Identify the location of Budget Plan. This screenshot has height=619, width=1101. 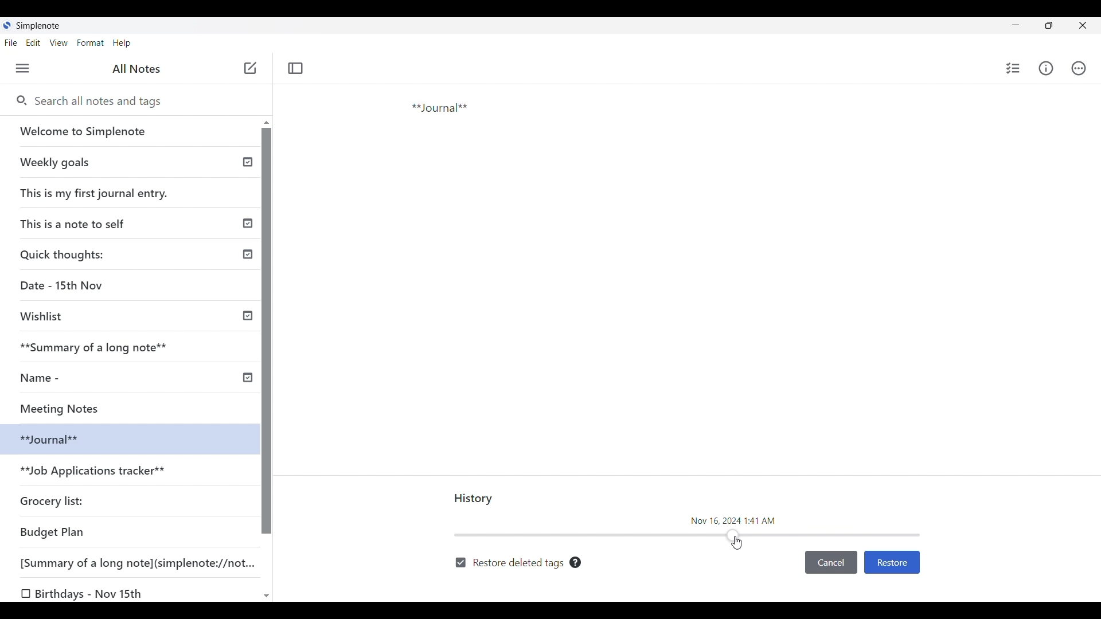
(53, 532).